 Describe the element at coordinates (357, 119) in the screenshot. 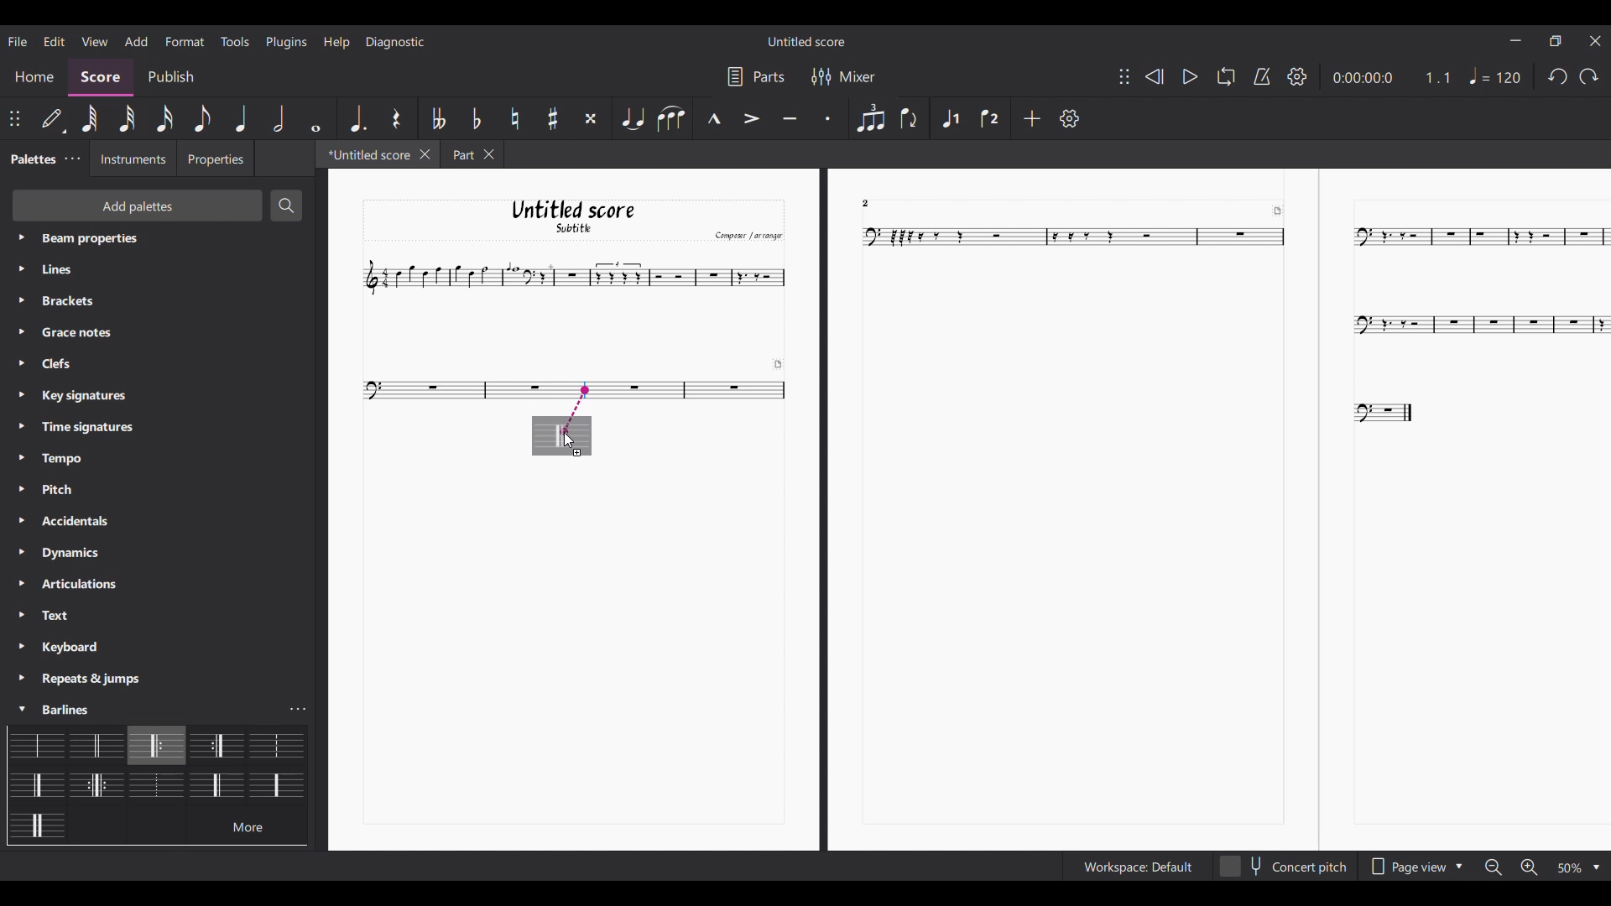

I see `Augmentation dot` at that location.